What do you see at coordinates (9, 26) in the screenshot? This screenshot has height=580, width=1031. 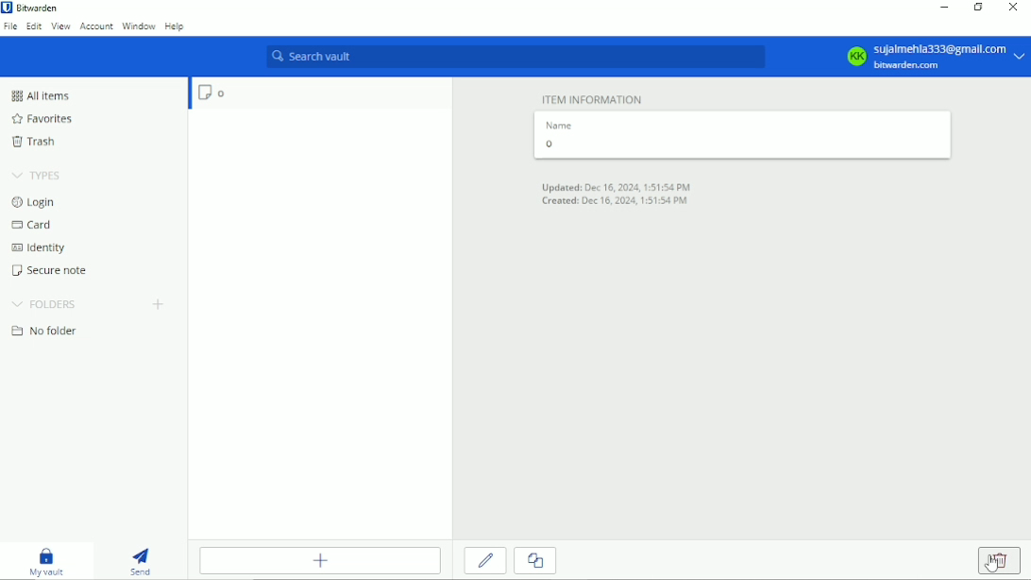 I see `File` at bounding box center [9, 26].